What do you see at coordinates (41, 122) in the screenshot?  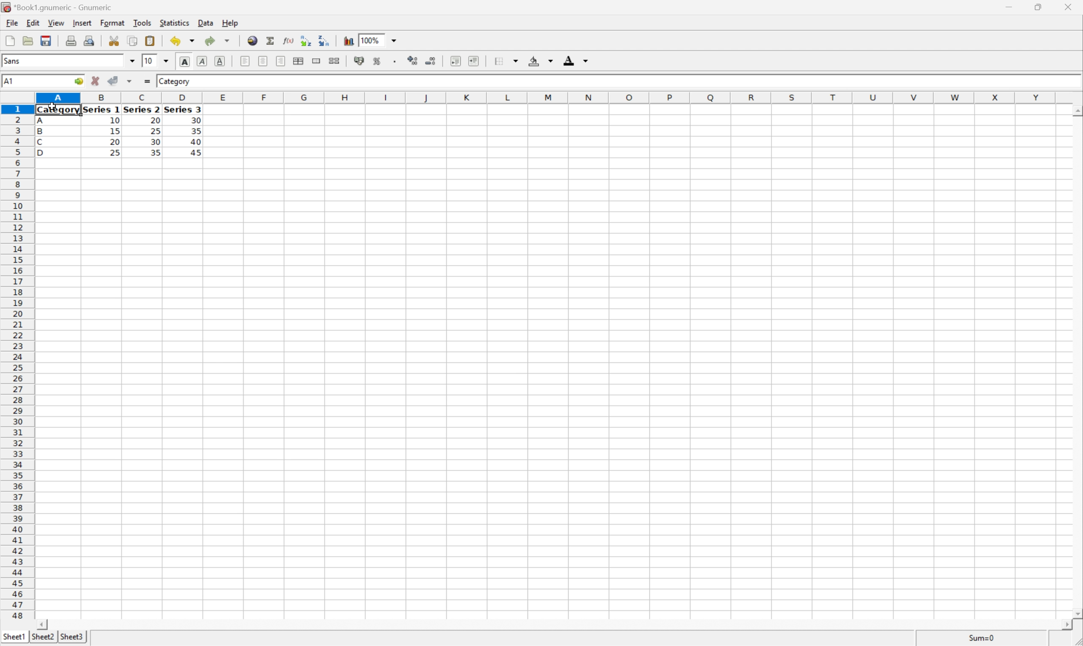 I see `A` at bounding box center [41, 122].